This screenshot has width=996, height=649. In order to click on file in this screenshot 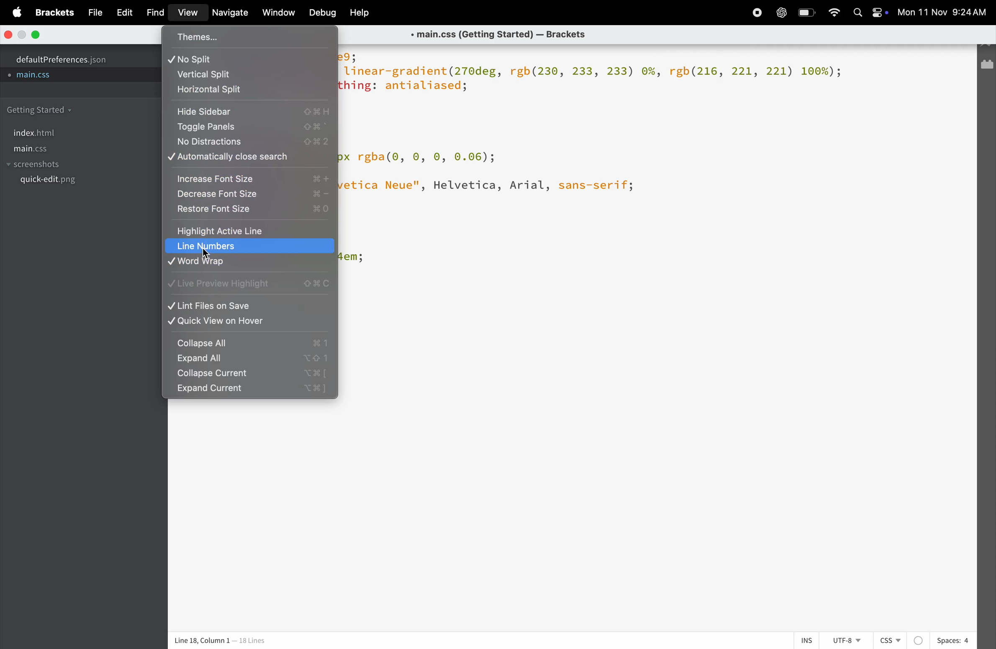, I will do `click(92, 12)`.